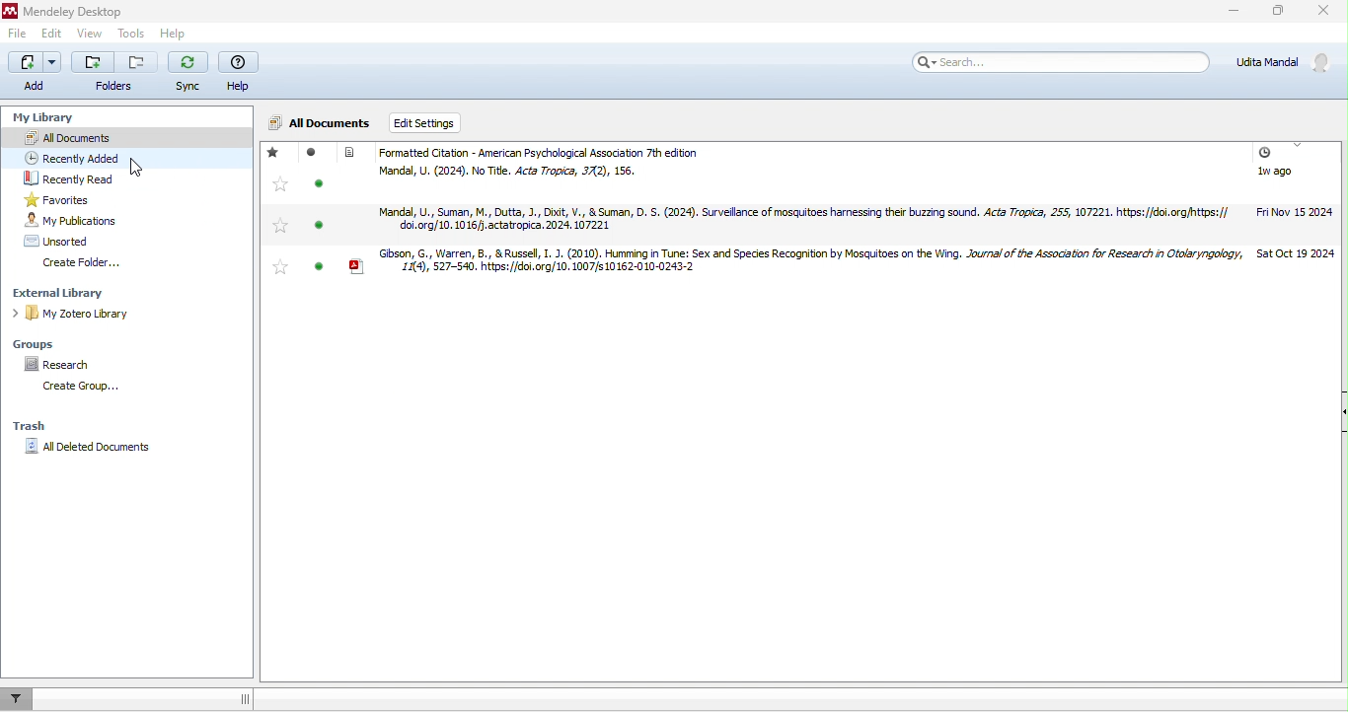 Image resolution: width=1348 pixels, height=712 pixels. Describe the element at coordinates (176, 34) in the screenshot. I see `help` at that location.